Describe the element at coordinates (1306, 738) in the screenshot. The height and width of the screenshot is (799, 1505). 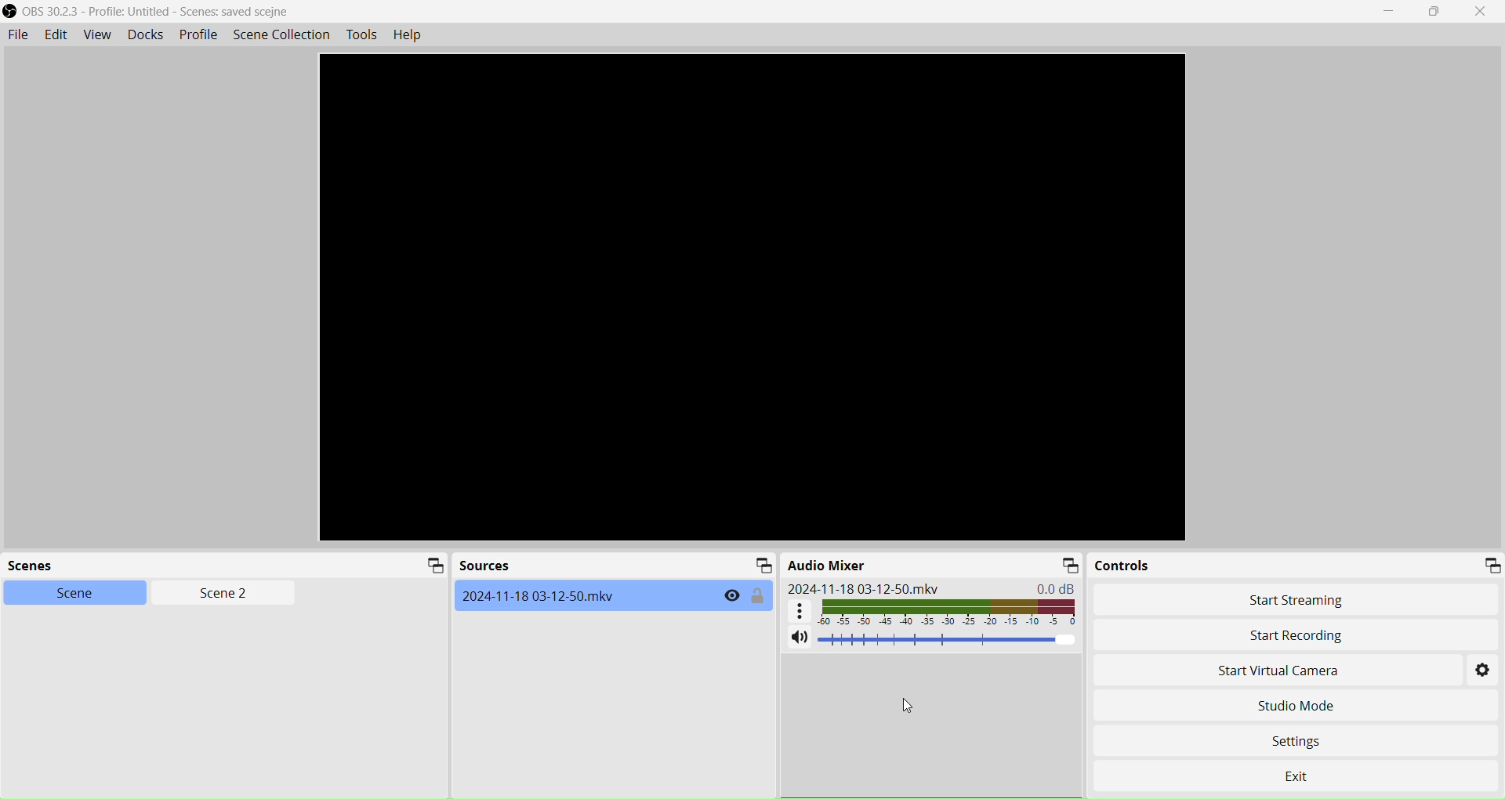
I see `Settings` at that location.